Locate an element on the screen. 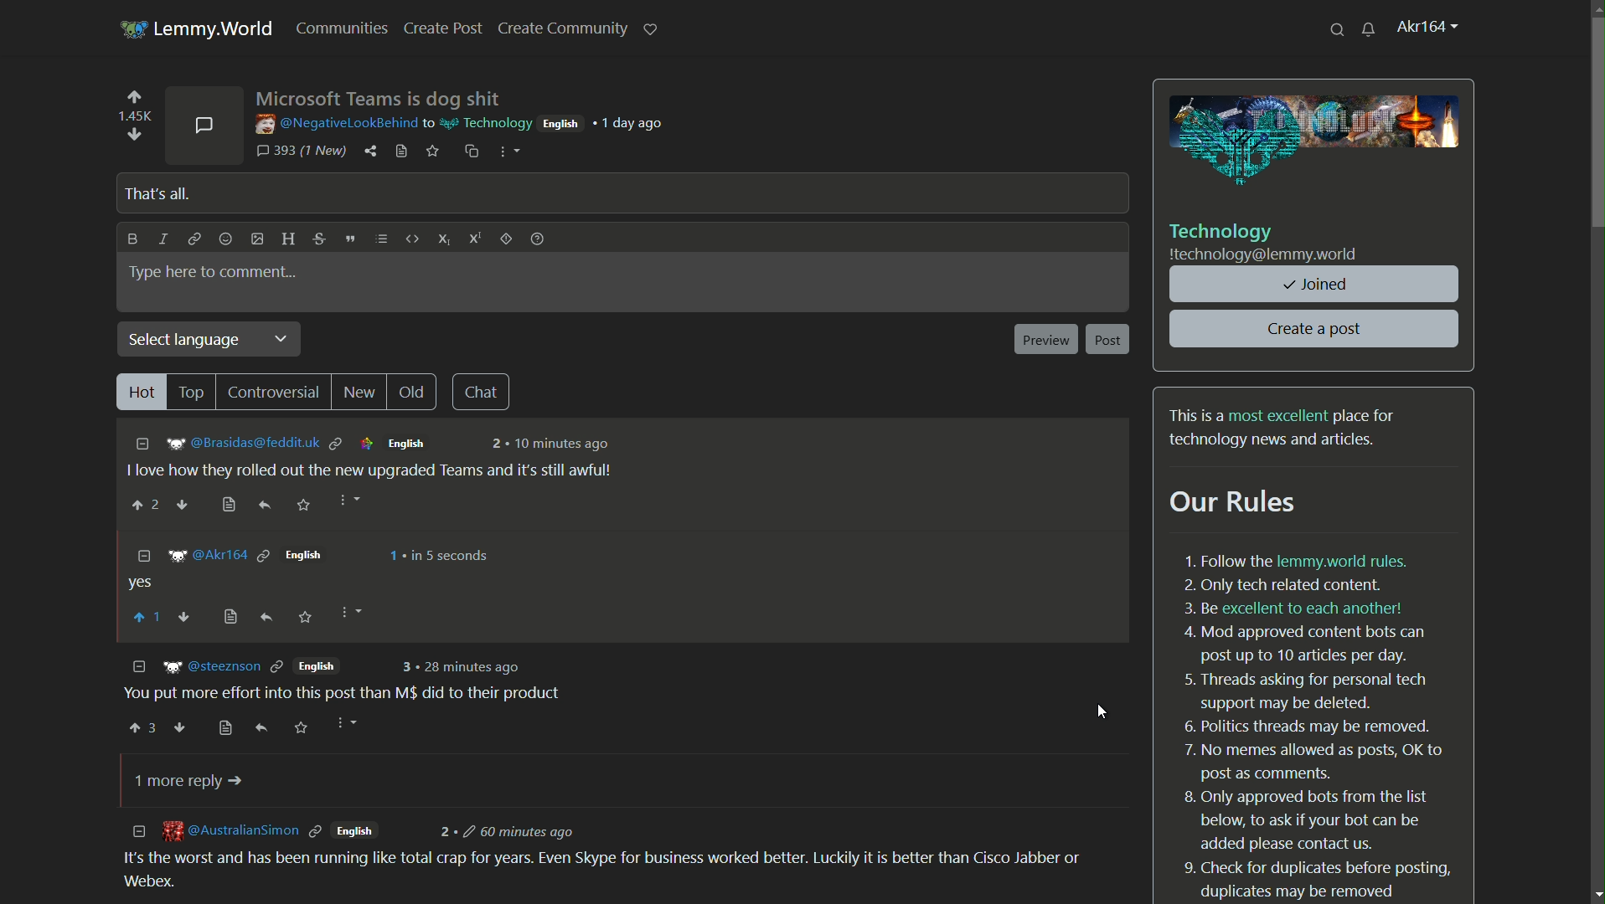  controversial is located at coordinates (275, 393).